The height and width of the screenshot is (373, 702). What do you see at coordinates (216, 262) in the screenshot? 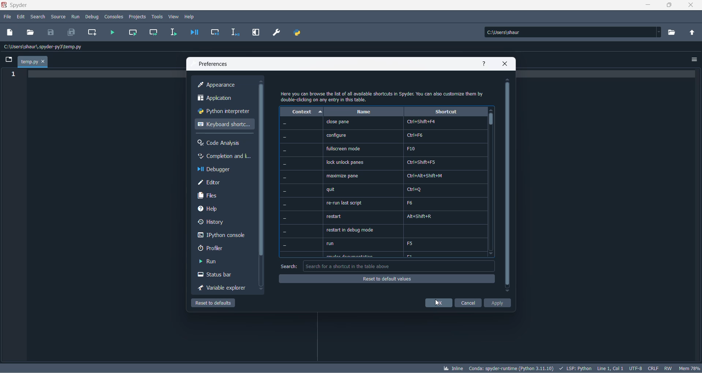
I see `run` at bounding box center [216, 262].